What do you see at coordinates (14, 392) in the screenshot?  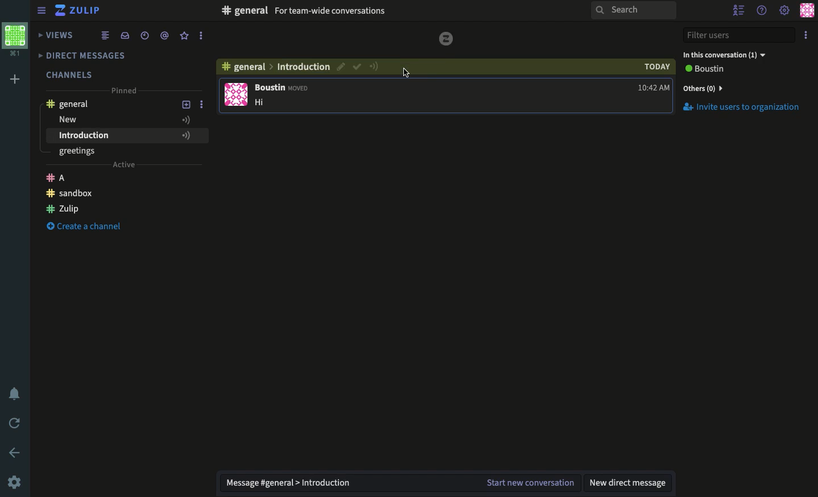 I see `Notification` at bounding box center [14, 392].